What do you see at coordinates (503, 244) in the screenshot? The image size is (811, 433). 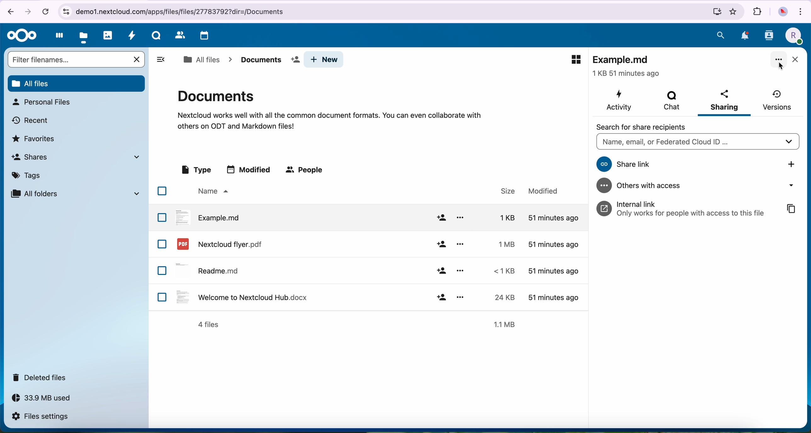 I see `size` at bounding box center [503, 244].